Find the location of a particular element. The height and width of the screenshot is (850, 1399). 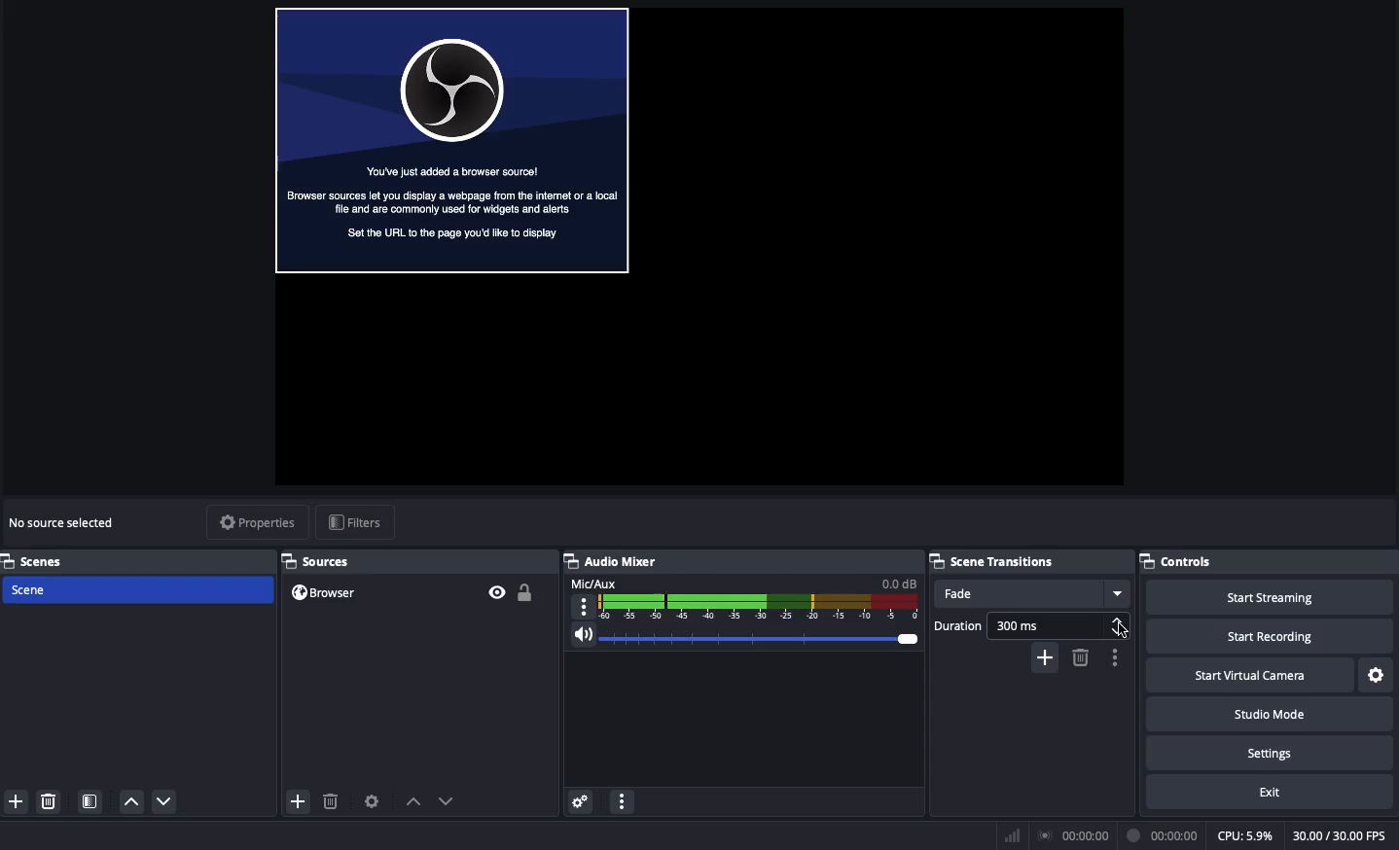

Fade is located at coordinates (1026, 594).